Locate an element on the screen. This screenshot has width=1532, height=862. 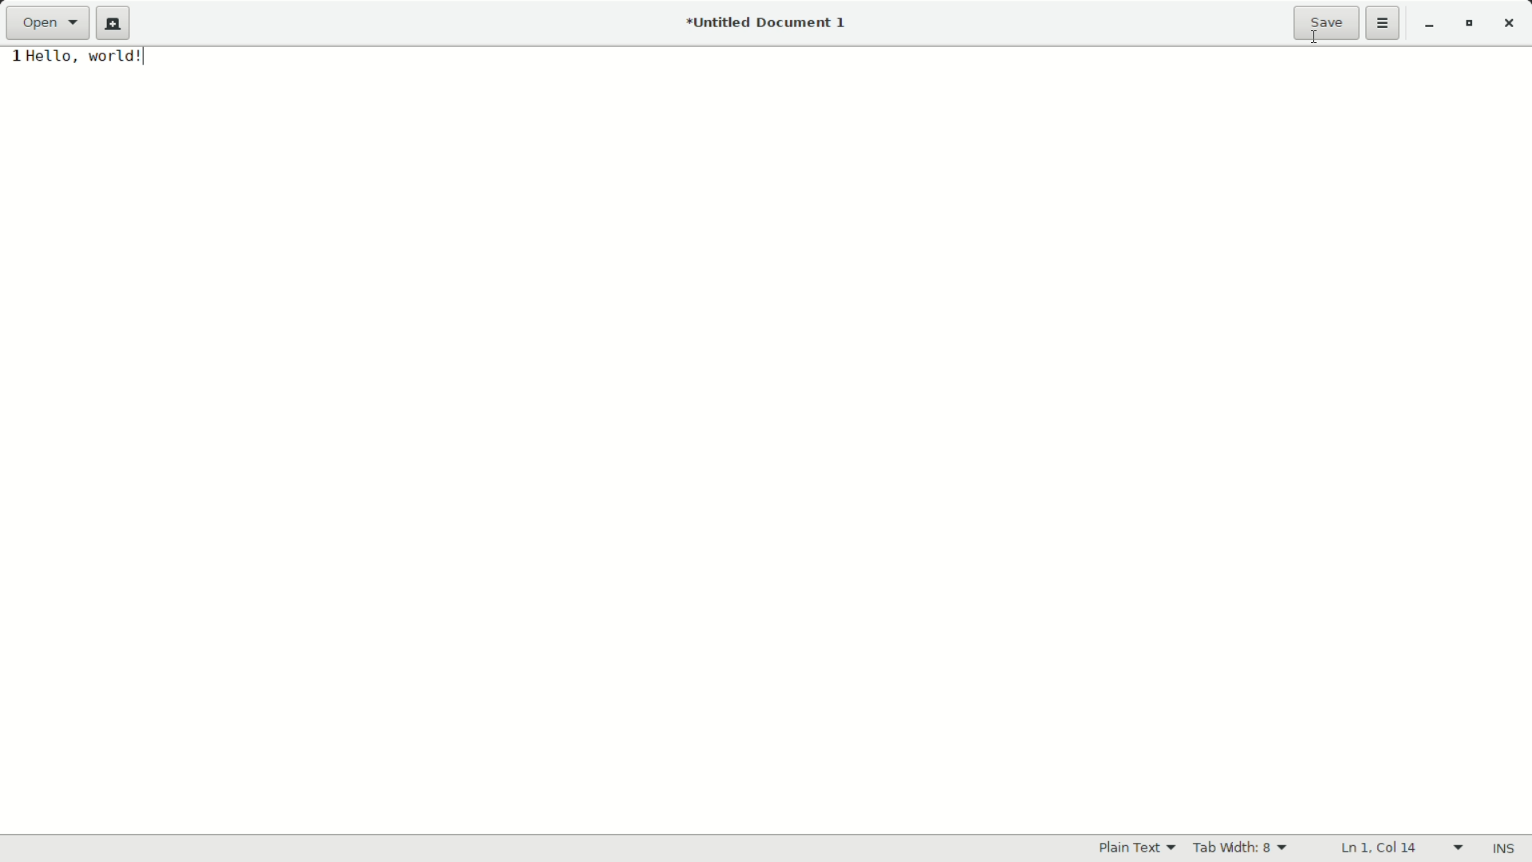
new document is located at coordinates (113, 24).